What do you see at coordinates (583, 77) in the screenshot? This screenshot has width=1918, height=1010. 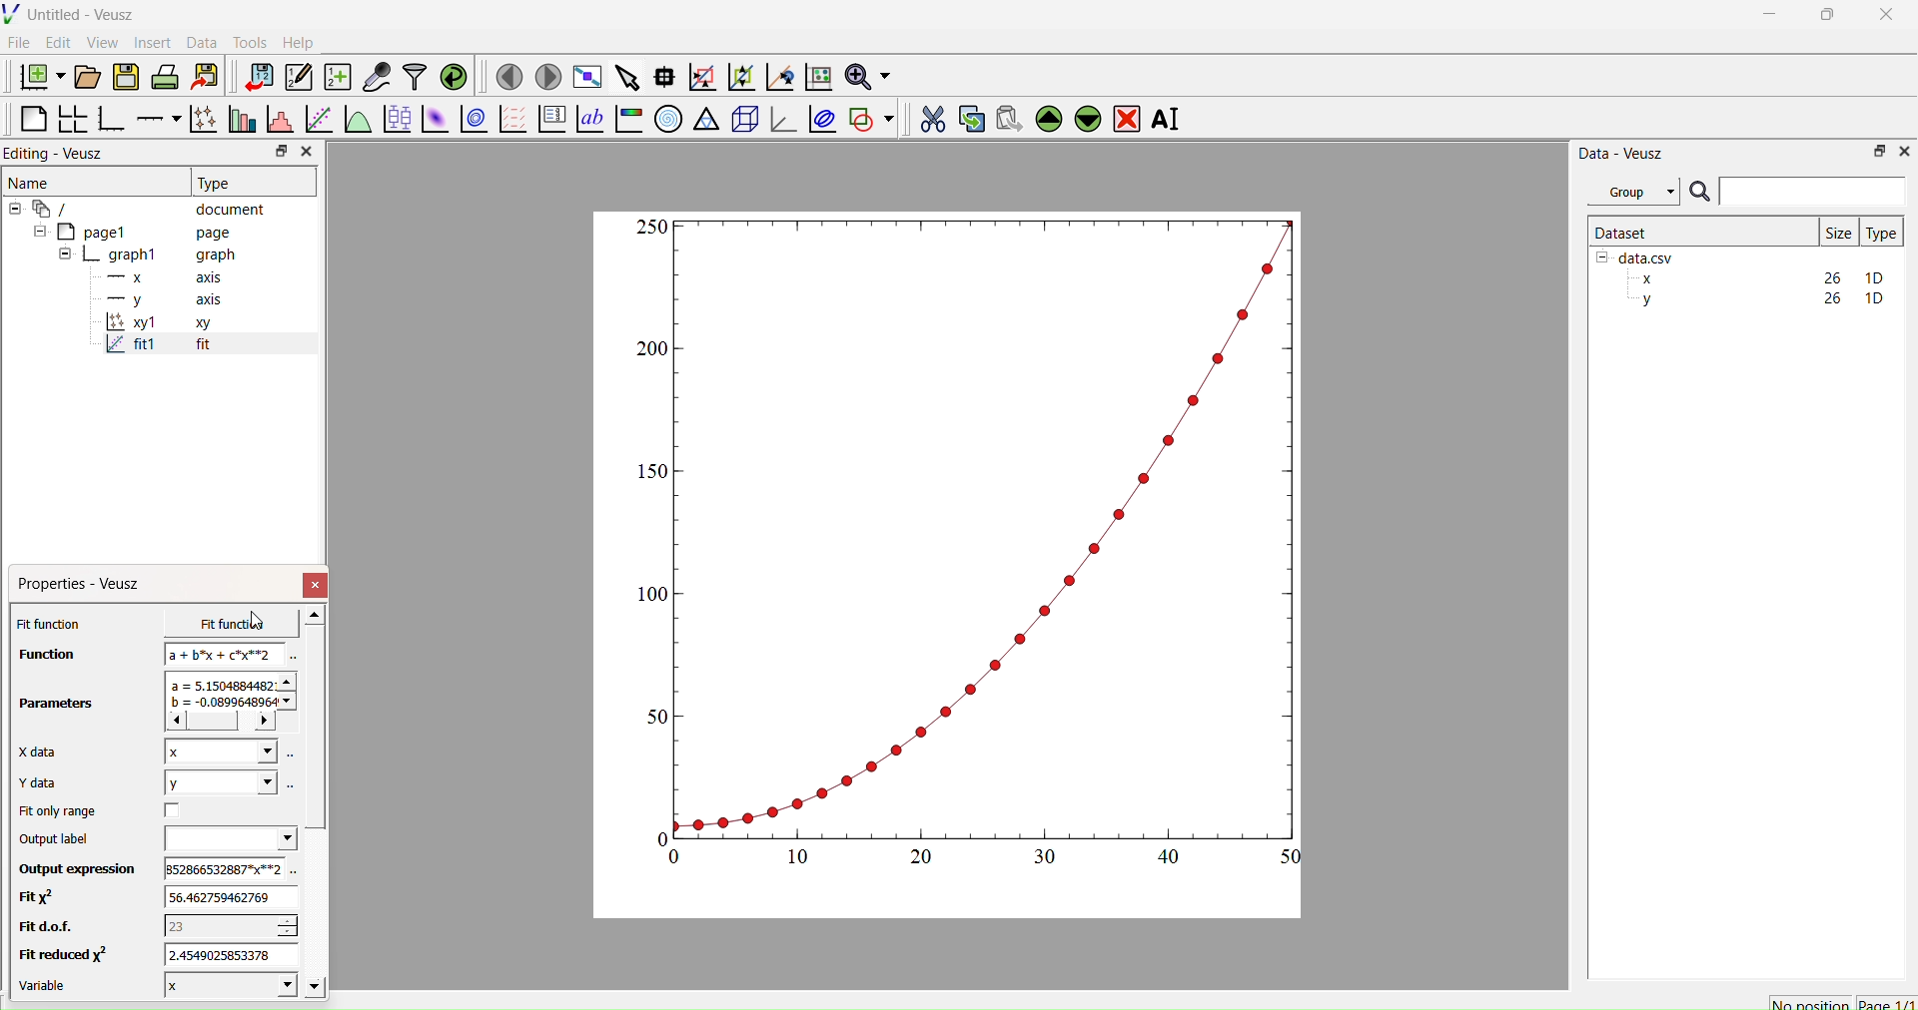 I see `Full screen` at bounding box center [583, 77].